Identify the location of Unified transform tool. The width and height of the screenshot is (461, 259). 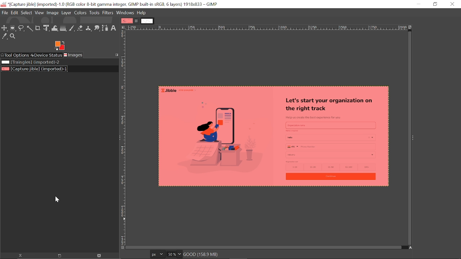
(46, 28).